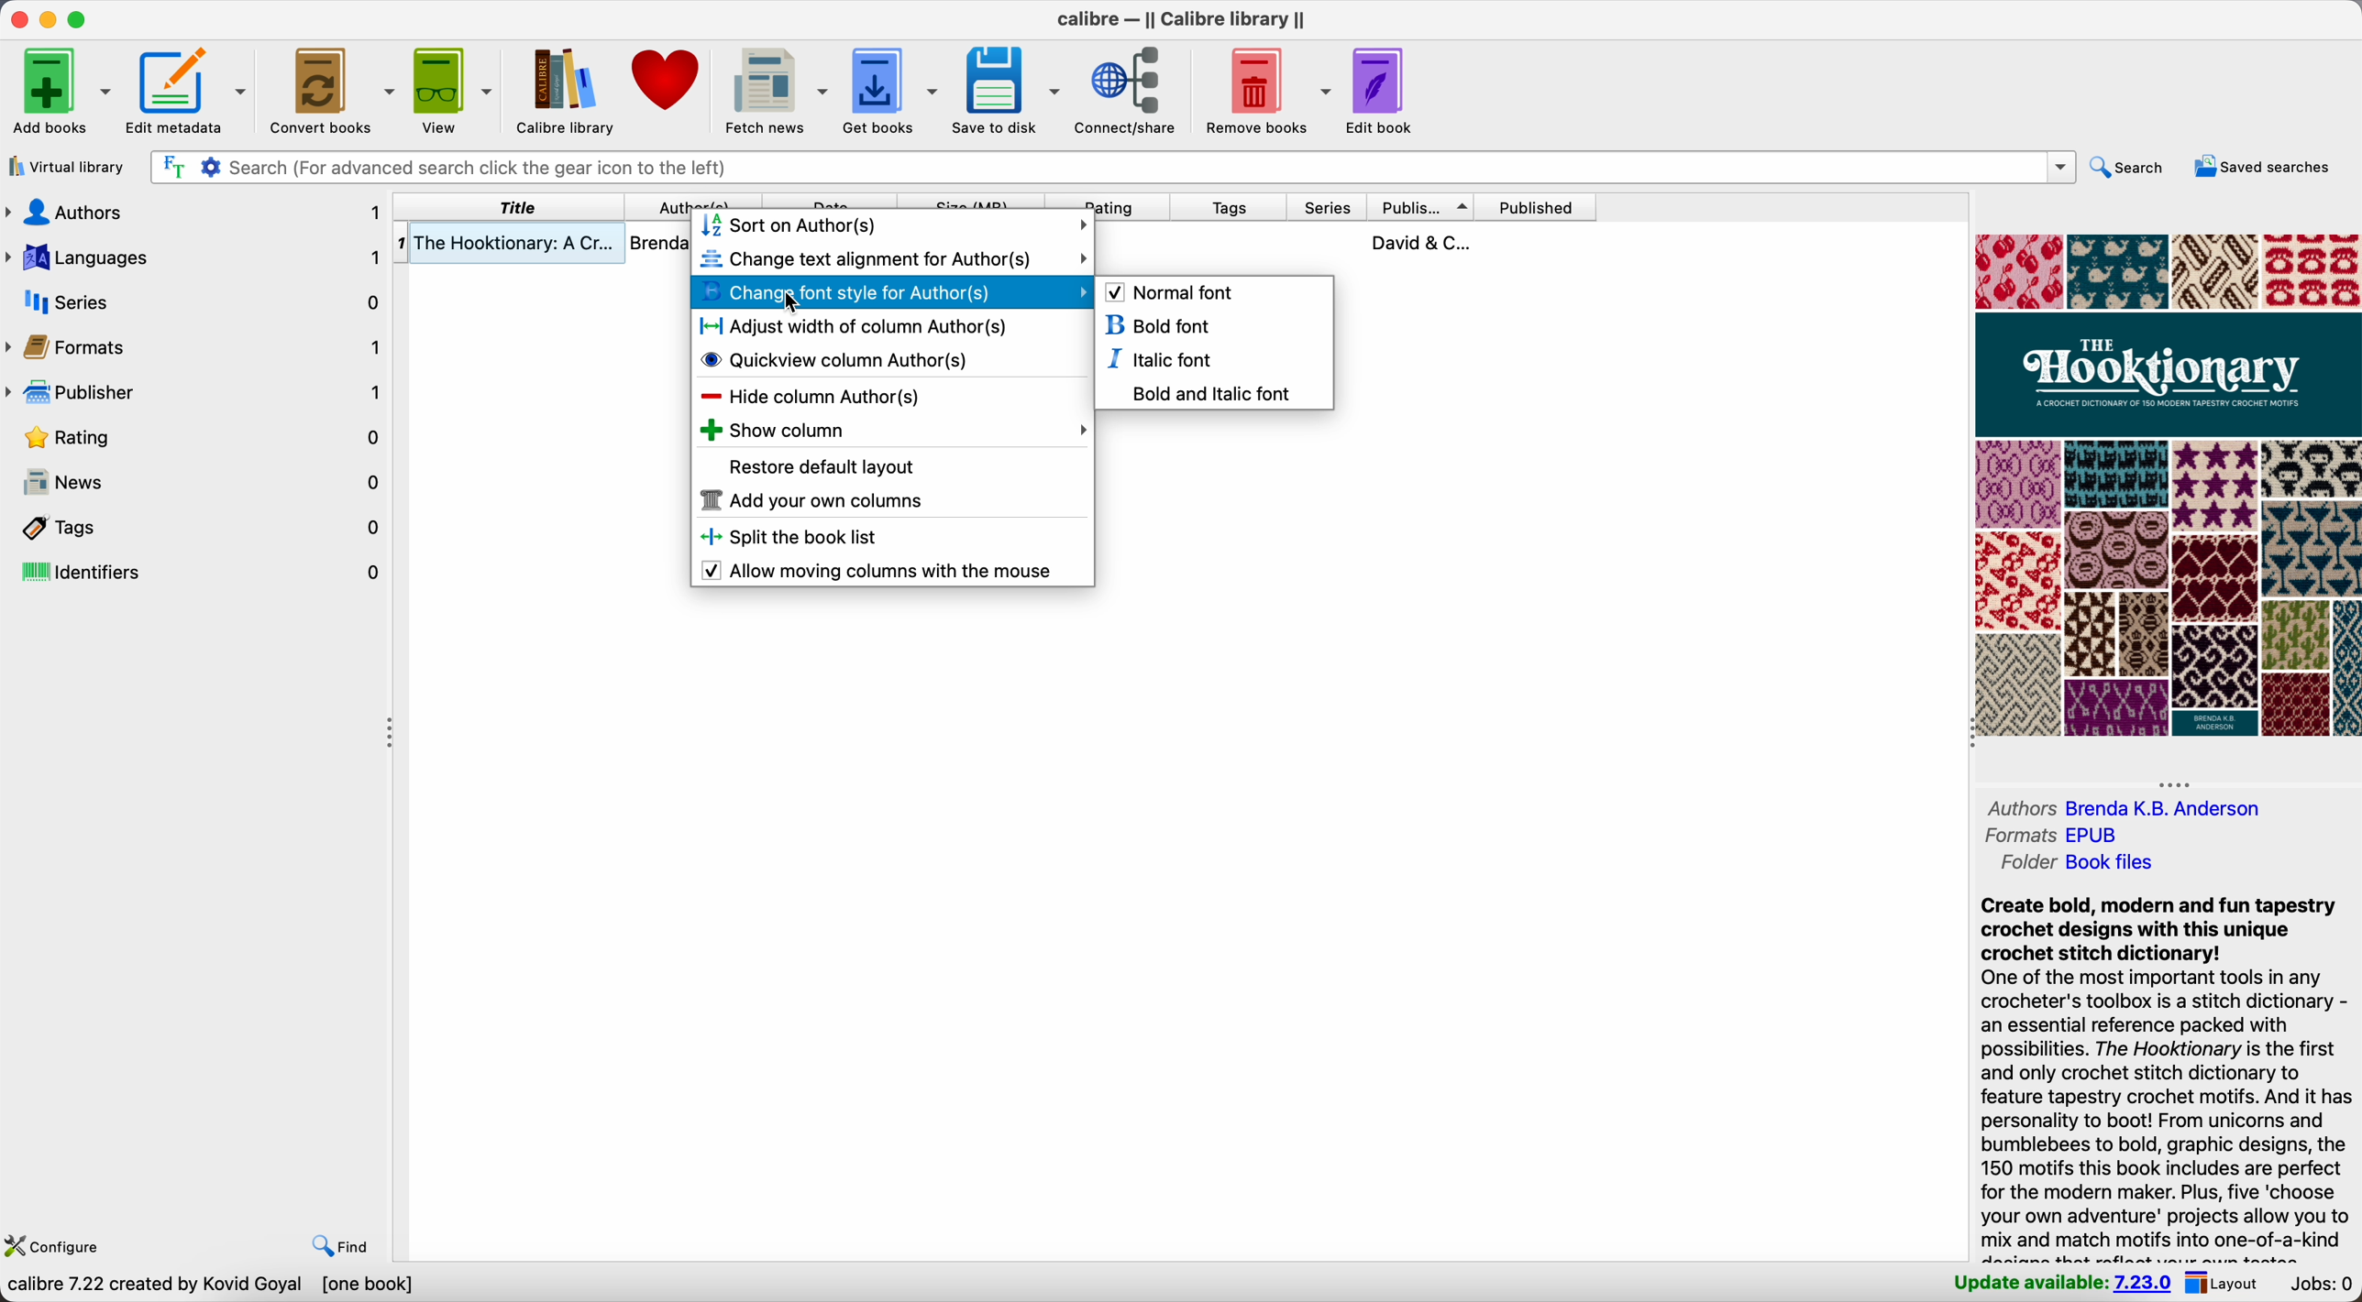  I want to click on book details, so click(1348, 242).